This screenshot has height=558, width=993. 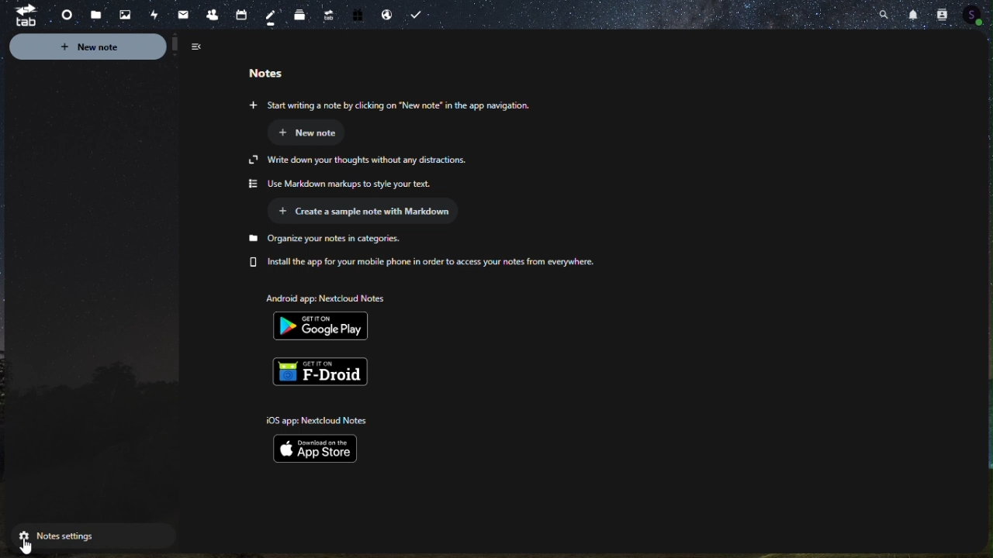 I want to click on Androxd app: Nextcioud Notes., so click(x=336, y=298).